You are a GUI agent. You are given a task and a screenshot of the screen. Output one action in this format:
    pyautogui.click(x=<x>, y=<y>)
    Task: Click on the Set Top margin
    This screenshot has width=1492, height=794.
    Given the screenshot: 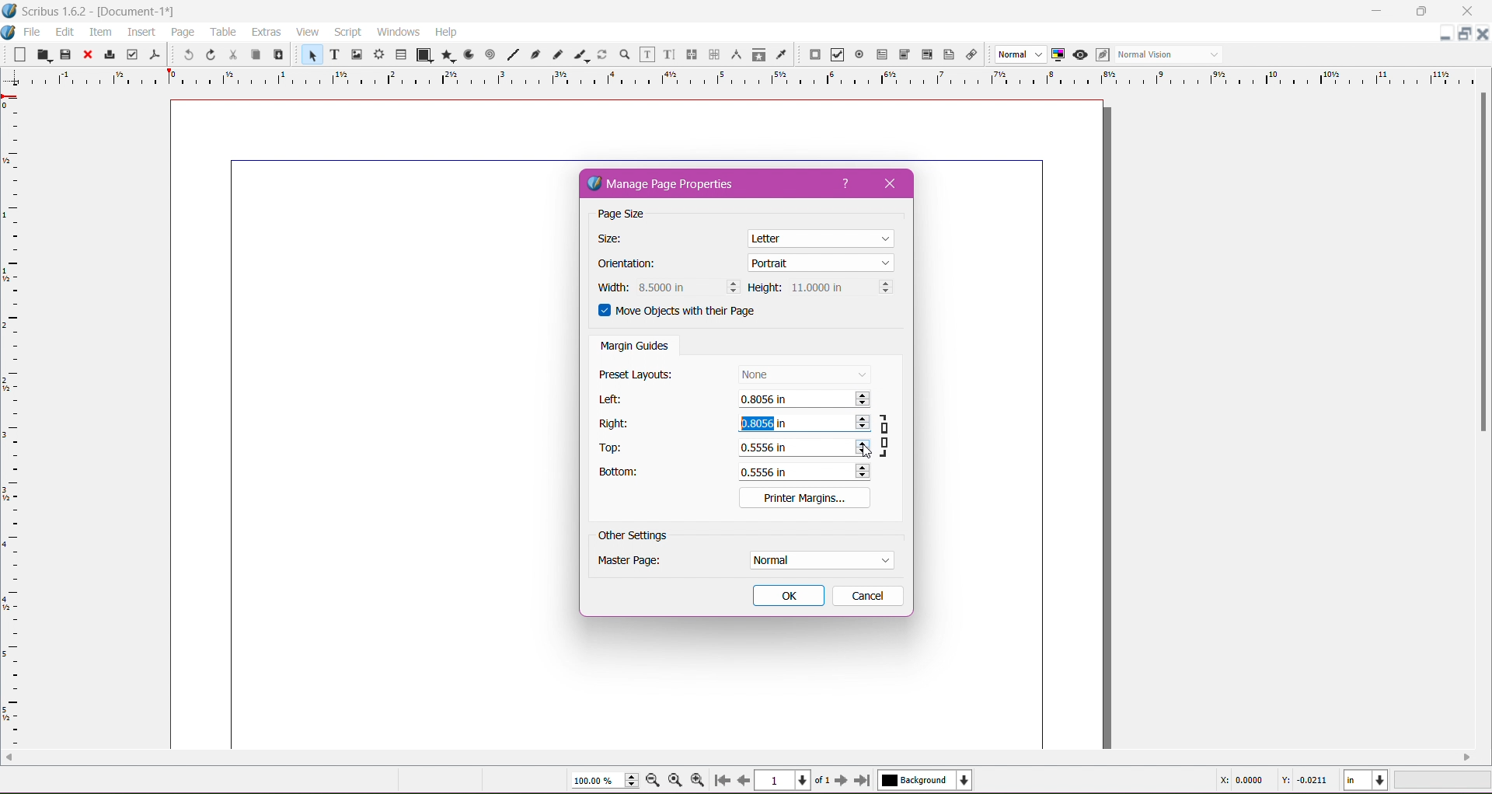 What is the action you would take?
    pyautogui.click(x=803, y=447)
    